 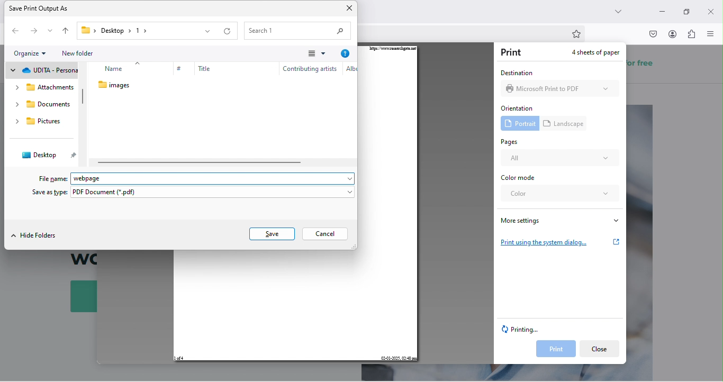 I want to click on images, so click(x=119, y=87).